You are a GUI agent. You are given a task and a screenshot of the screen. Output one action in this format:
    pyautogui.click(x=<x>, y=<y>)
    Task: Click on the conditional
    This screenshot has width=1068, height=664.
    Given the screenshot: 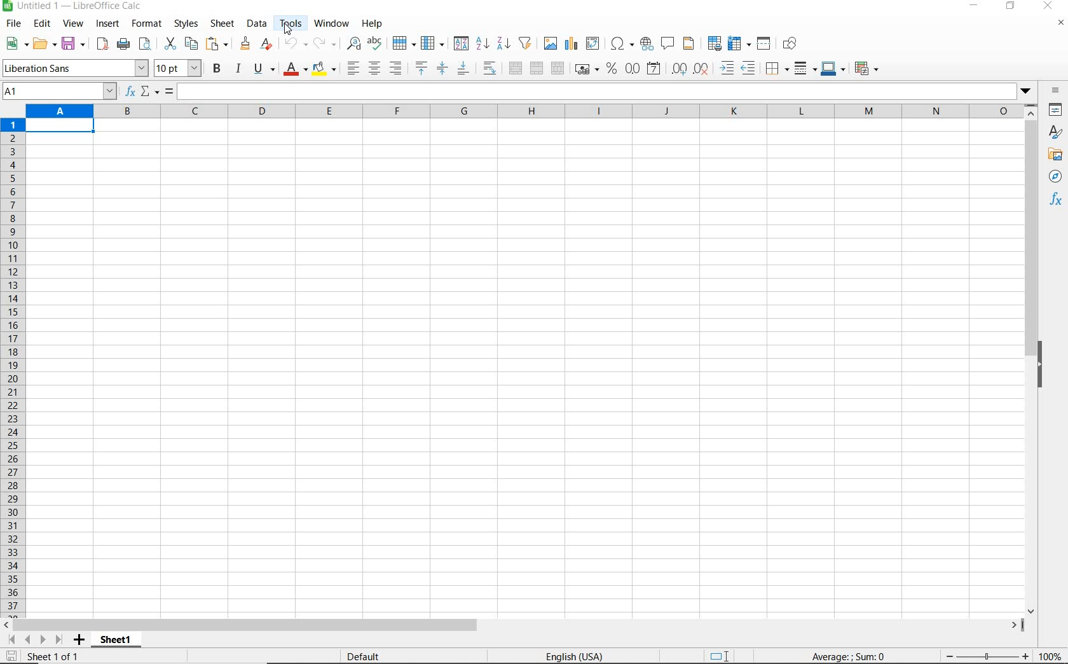 What is the action you would take?
    pyautogui.click(x=872, y=68)
    